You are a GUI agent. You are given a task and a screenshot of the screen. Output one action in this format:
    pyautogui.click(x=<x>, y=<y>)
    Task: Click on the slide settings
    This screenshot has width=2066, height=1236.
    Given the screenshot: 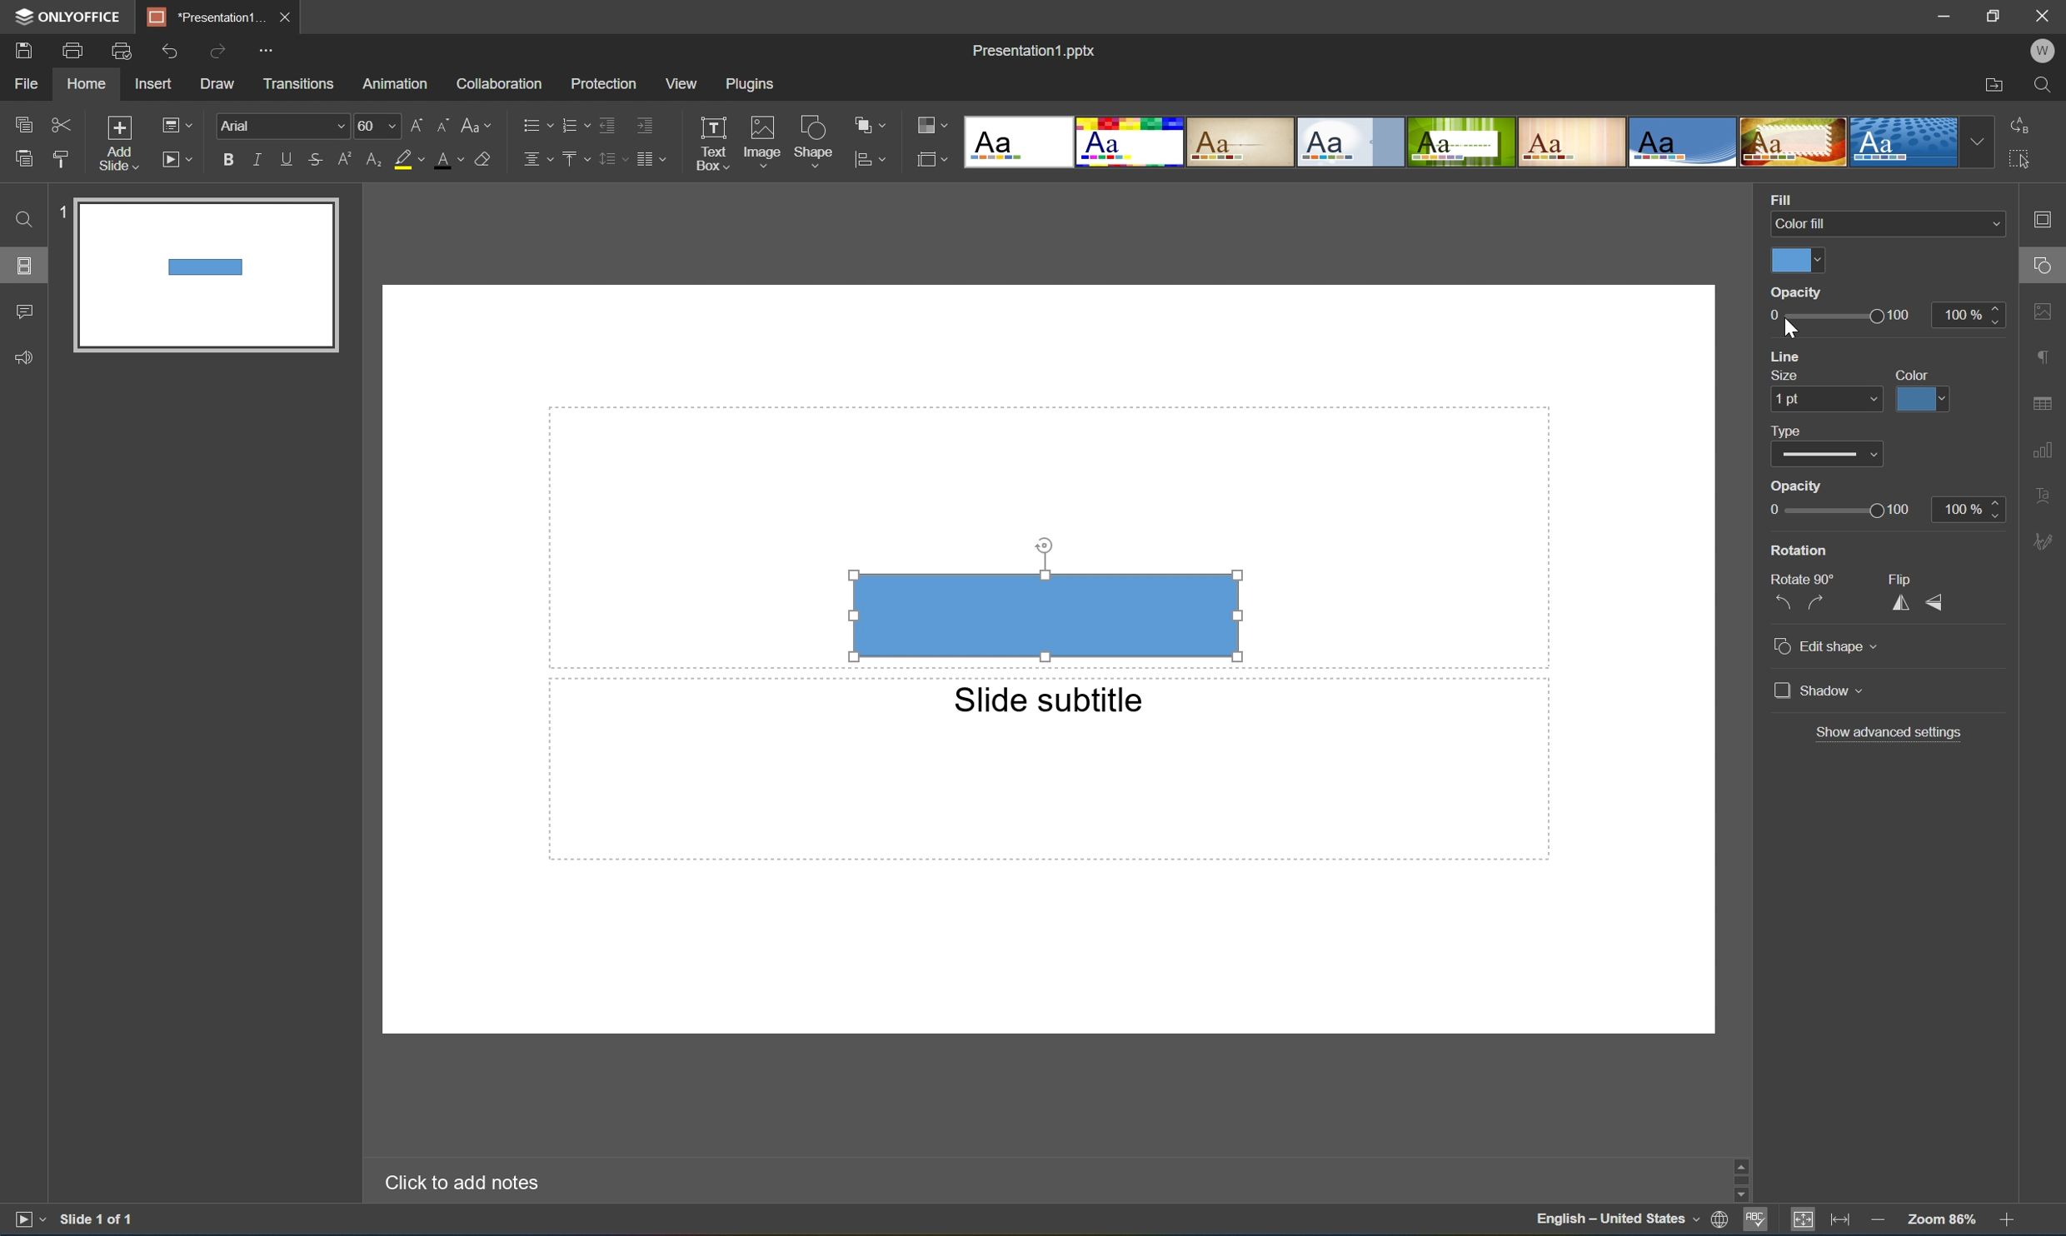 What is the action you would take?
    pyautogui.click(x=2047, y=220)
    